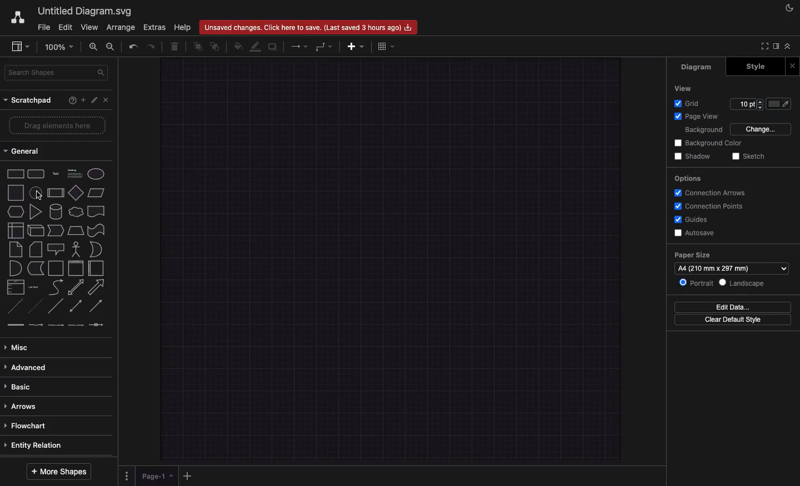  What do you see at coordinates (177, 46) in the screenshot?
I see `Delete` at bounding box center [177, 46].